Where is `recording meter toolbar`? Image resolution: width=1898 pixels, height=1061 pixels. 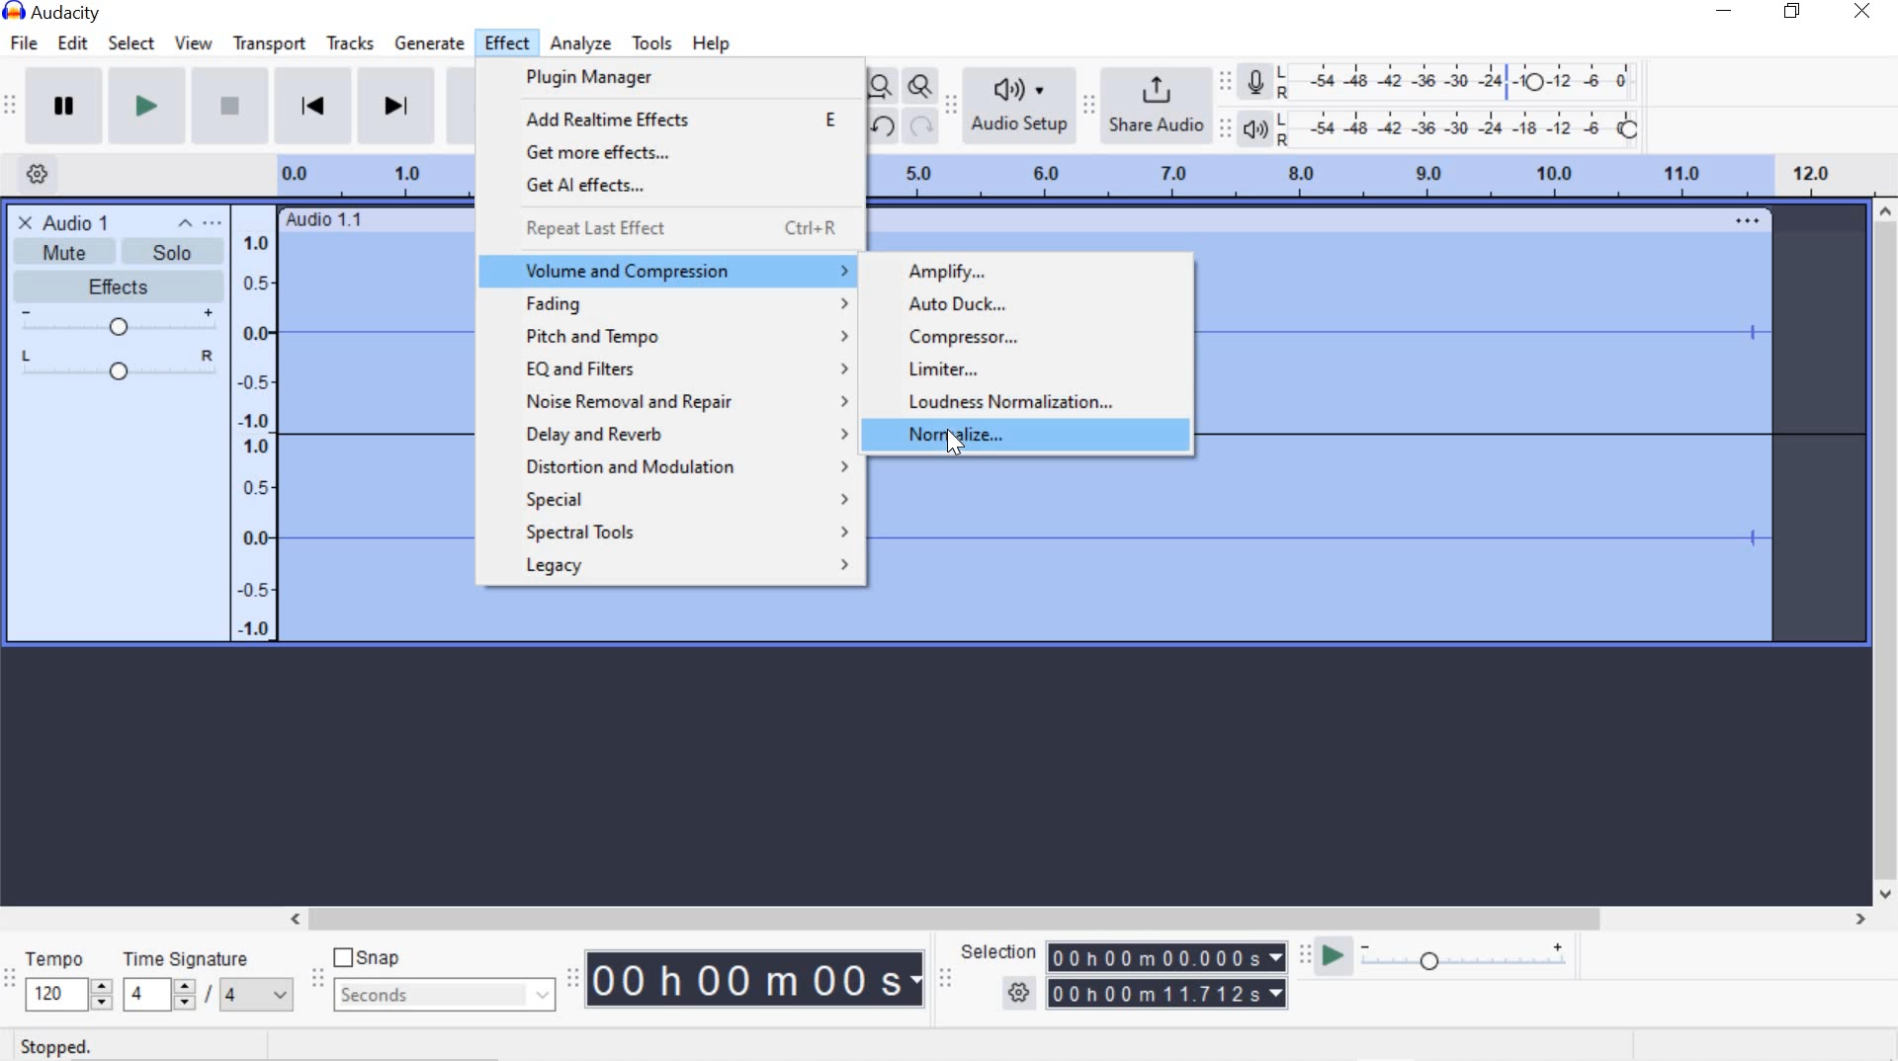
recording meter toolbar is located at coordinates (1229, 79).